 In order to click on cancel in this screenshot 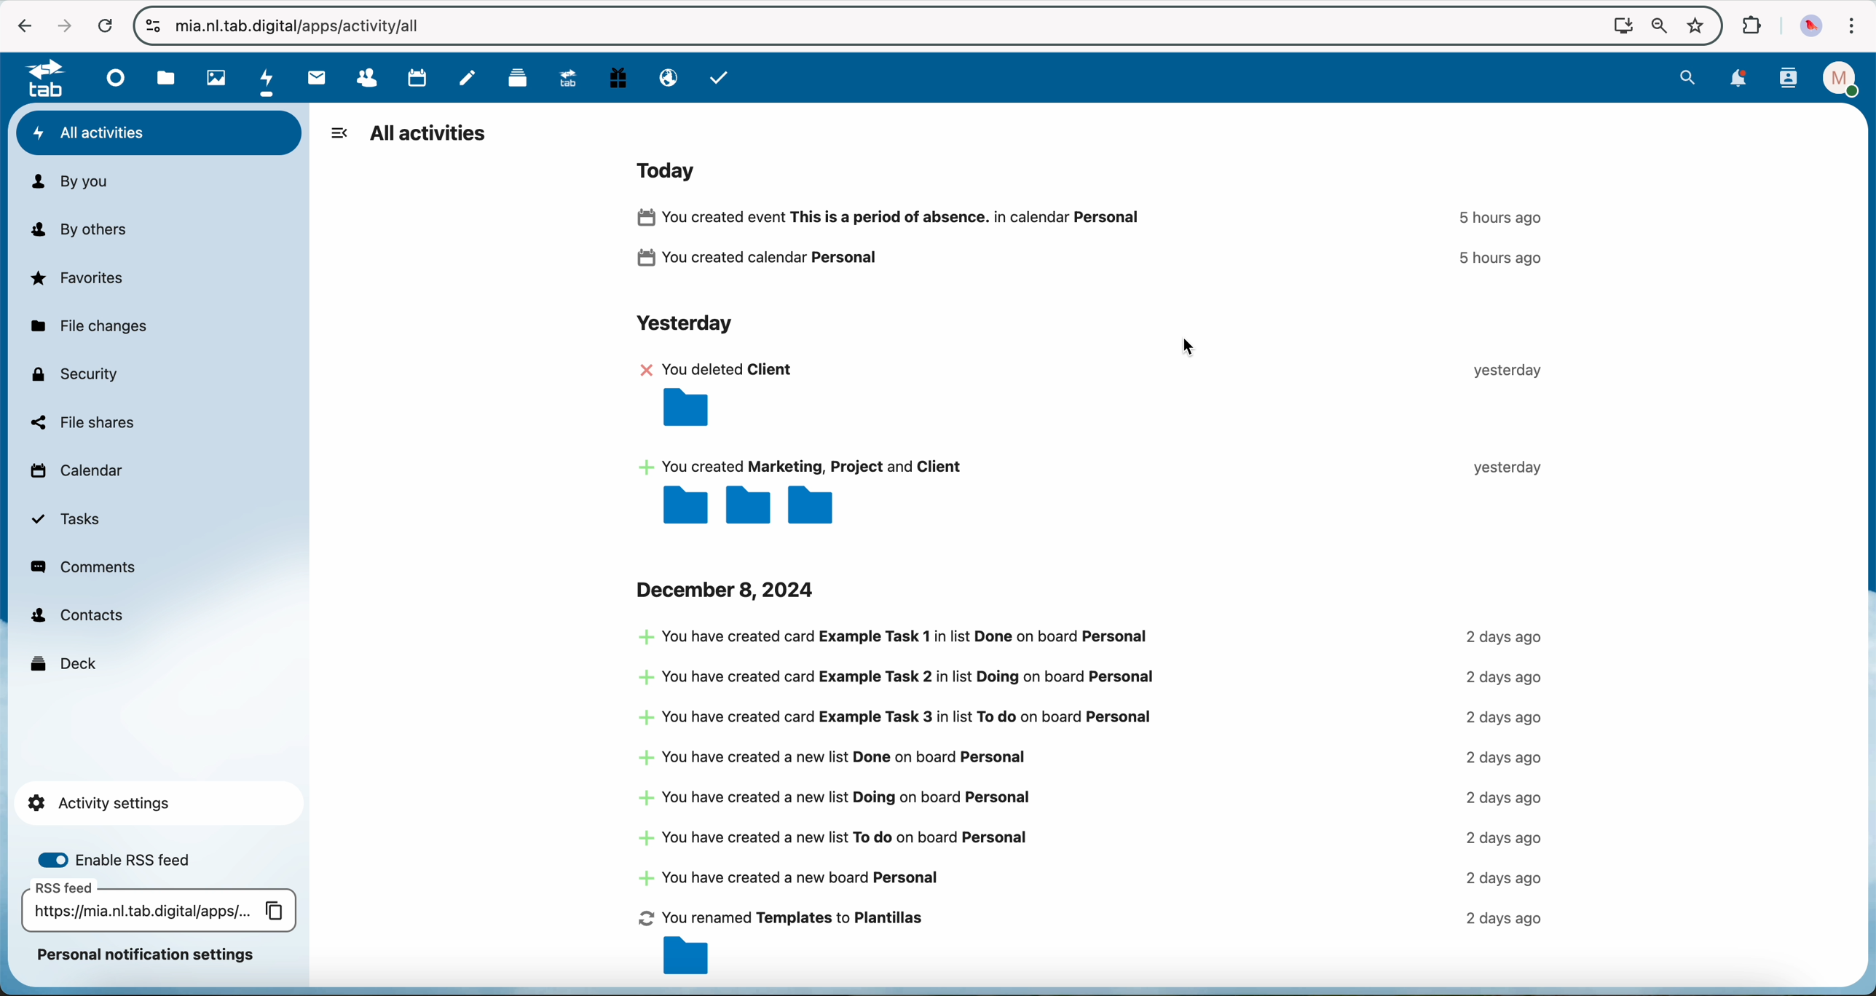, I will do `click(106, 28)`.